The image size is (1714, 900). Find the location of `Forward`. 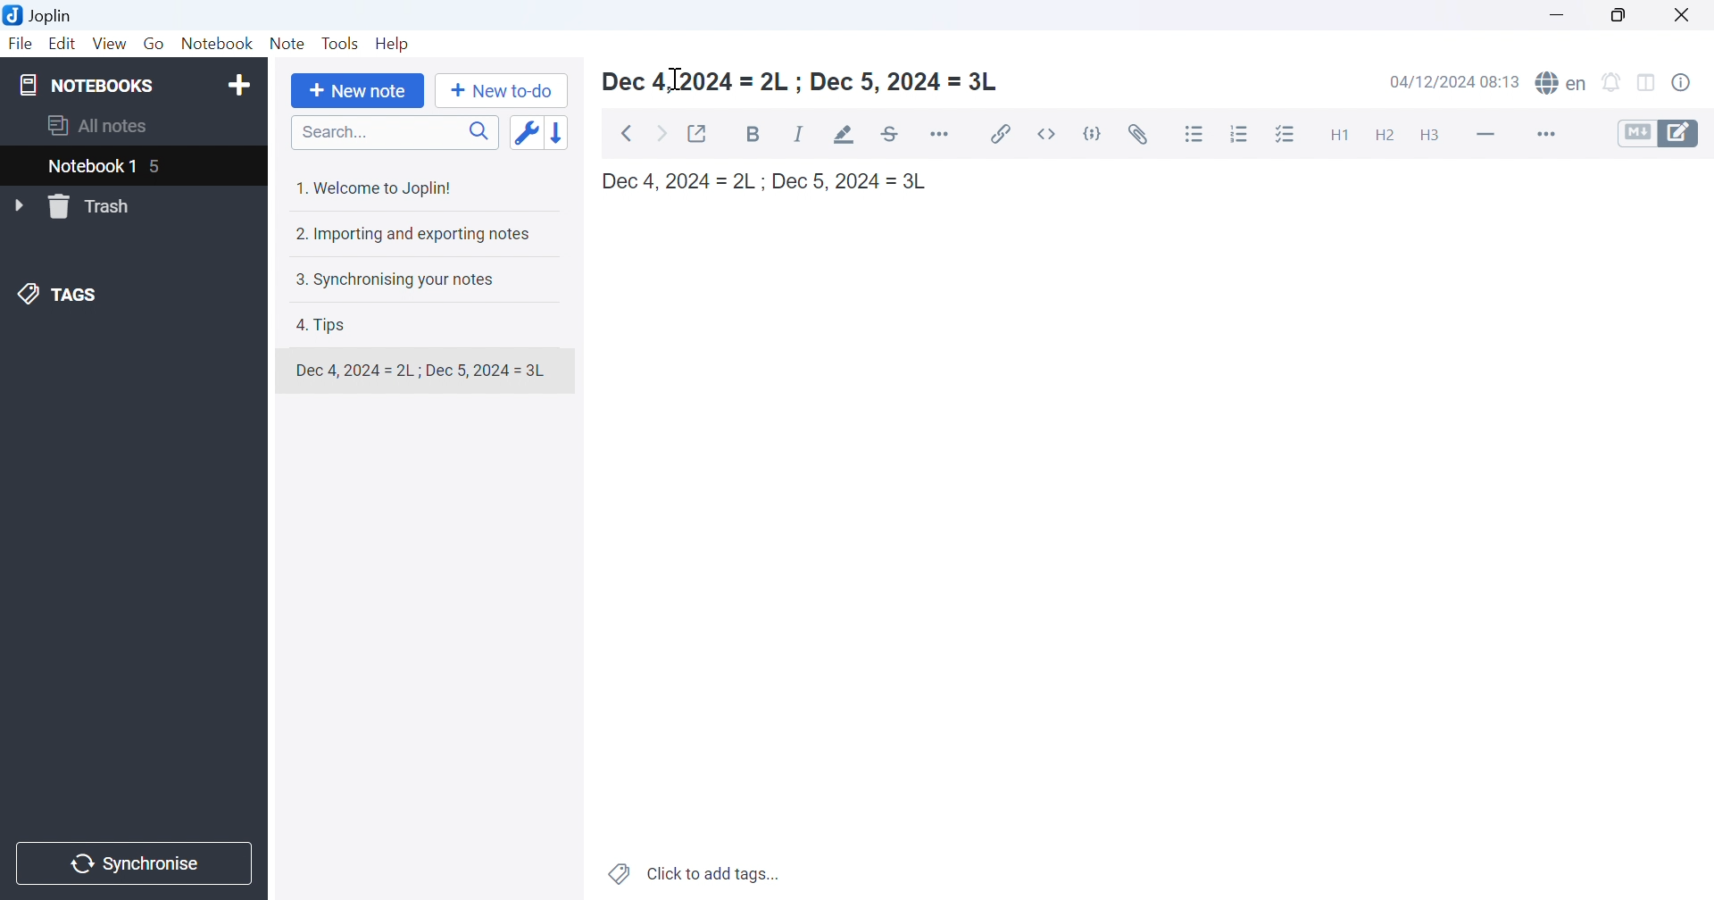

Forward is located at coordinates (661, 132).